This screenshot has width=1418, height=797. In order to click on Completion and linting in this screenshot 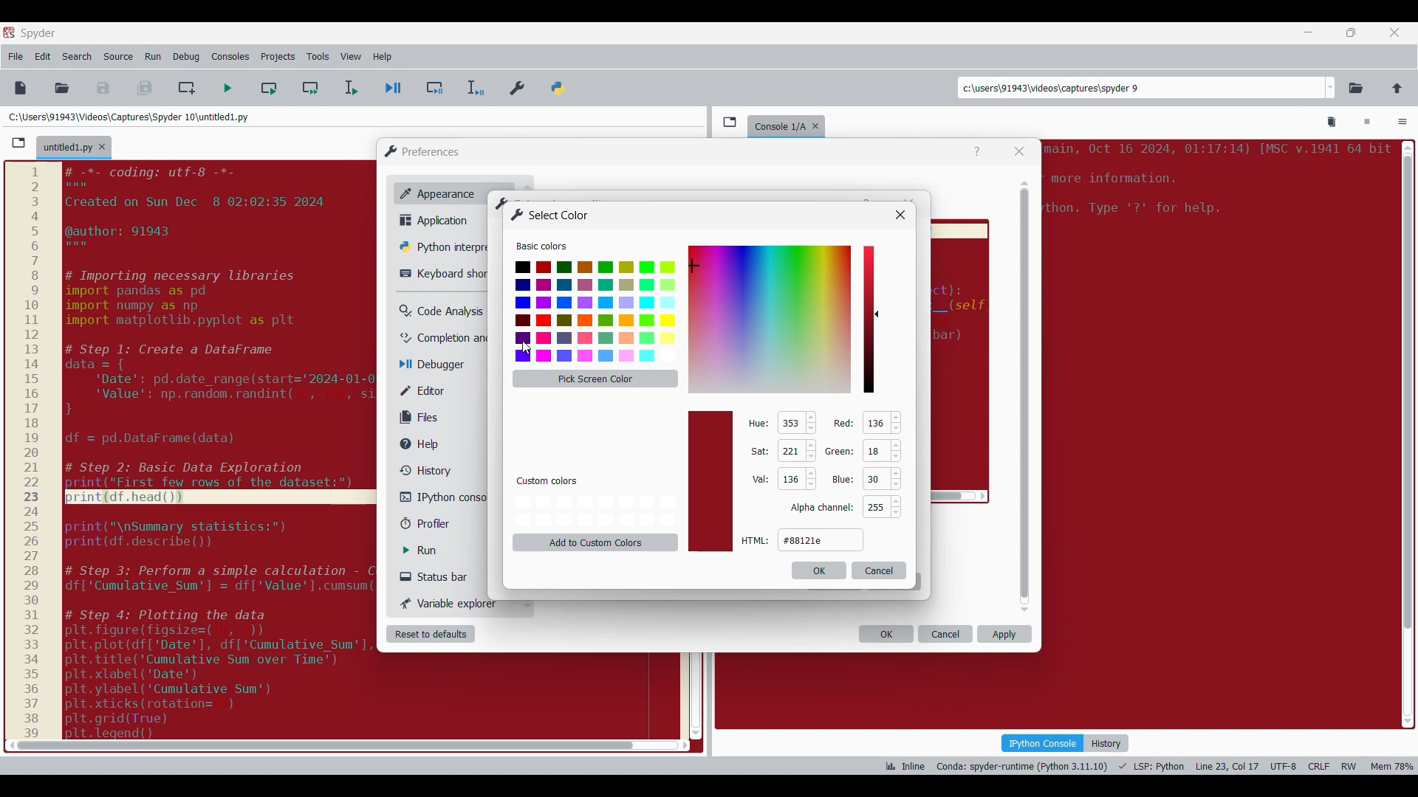, I will do `click(444, 338)`.